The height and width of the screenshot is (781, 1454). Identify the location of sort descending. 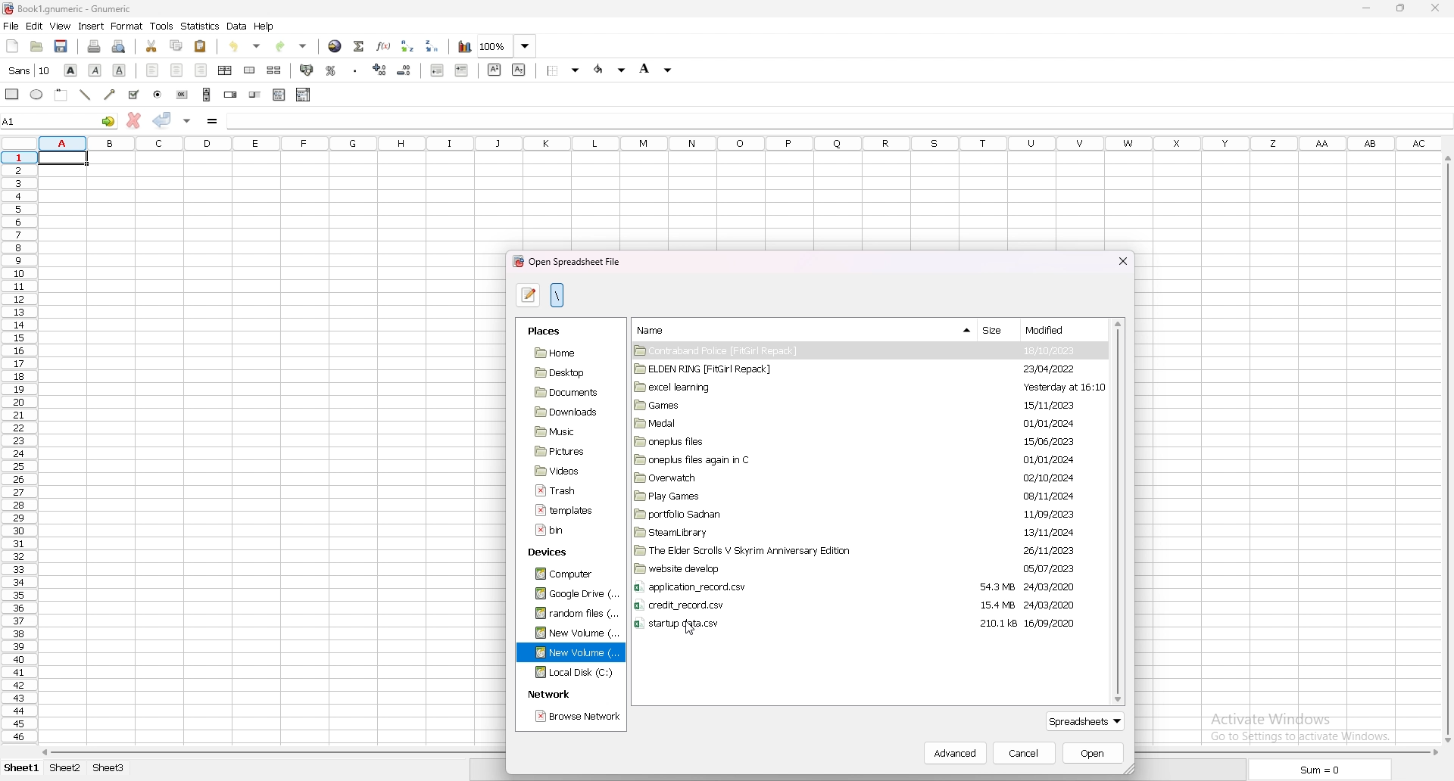
(433, 45).